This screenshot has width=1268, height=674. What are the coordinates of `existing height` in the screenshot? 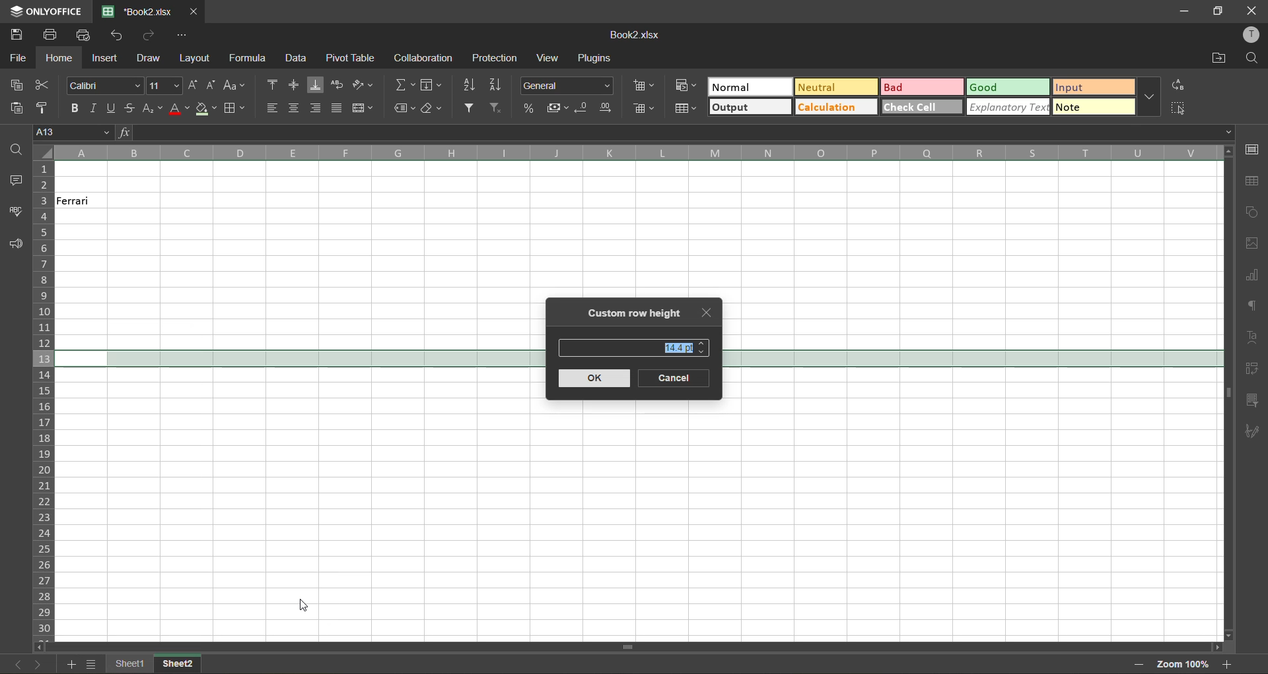 It's located at (684, 346).